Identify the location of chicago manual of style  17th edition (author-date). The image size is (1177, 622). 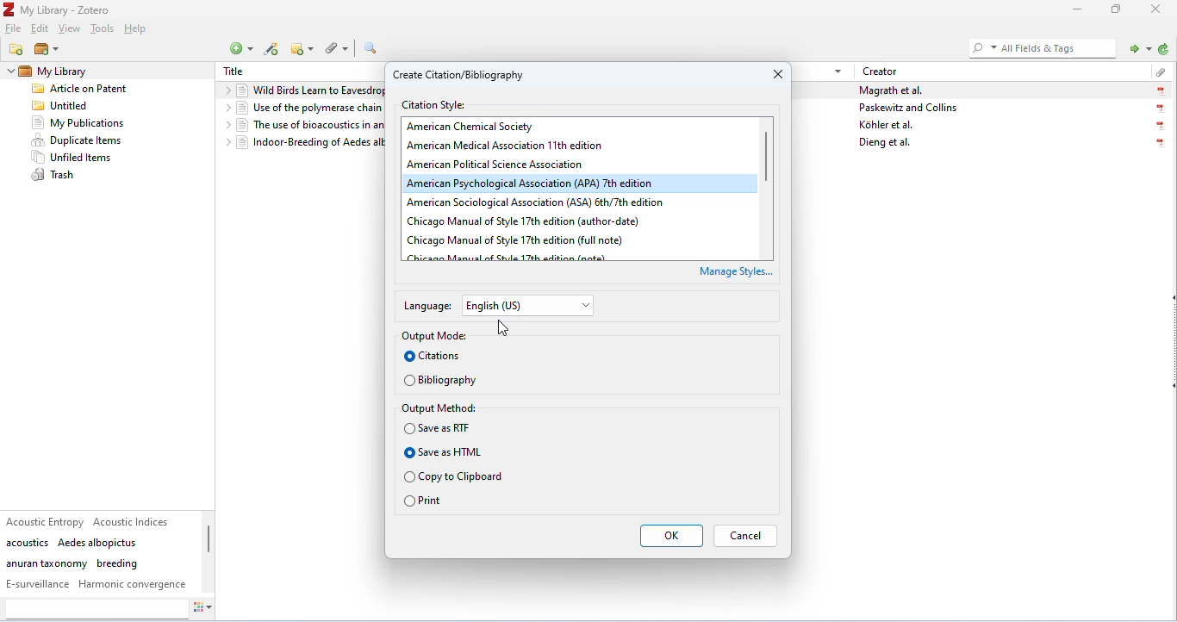
(527, 221).